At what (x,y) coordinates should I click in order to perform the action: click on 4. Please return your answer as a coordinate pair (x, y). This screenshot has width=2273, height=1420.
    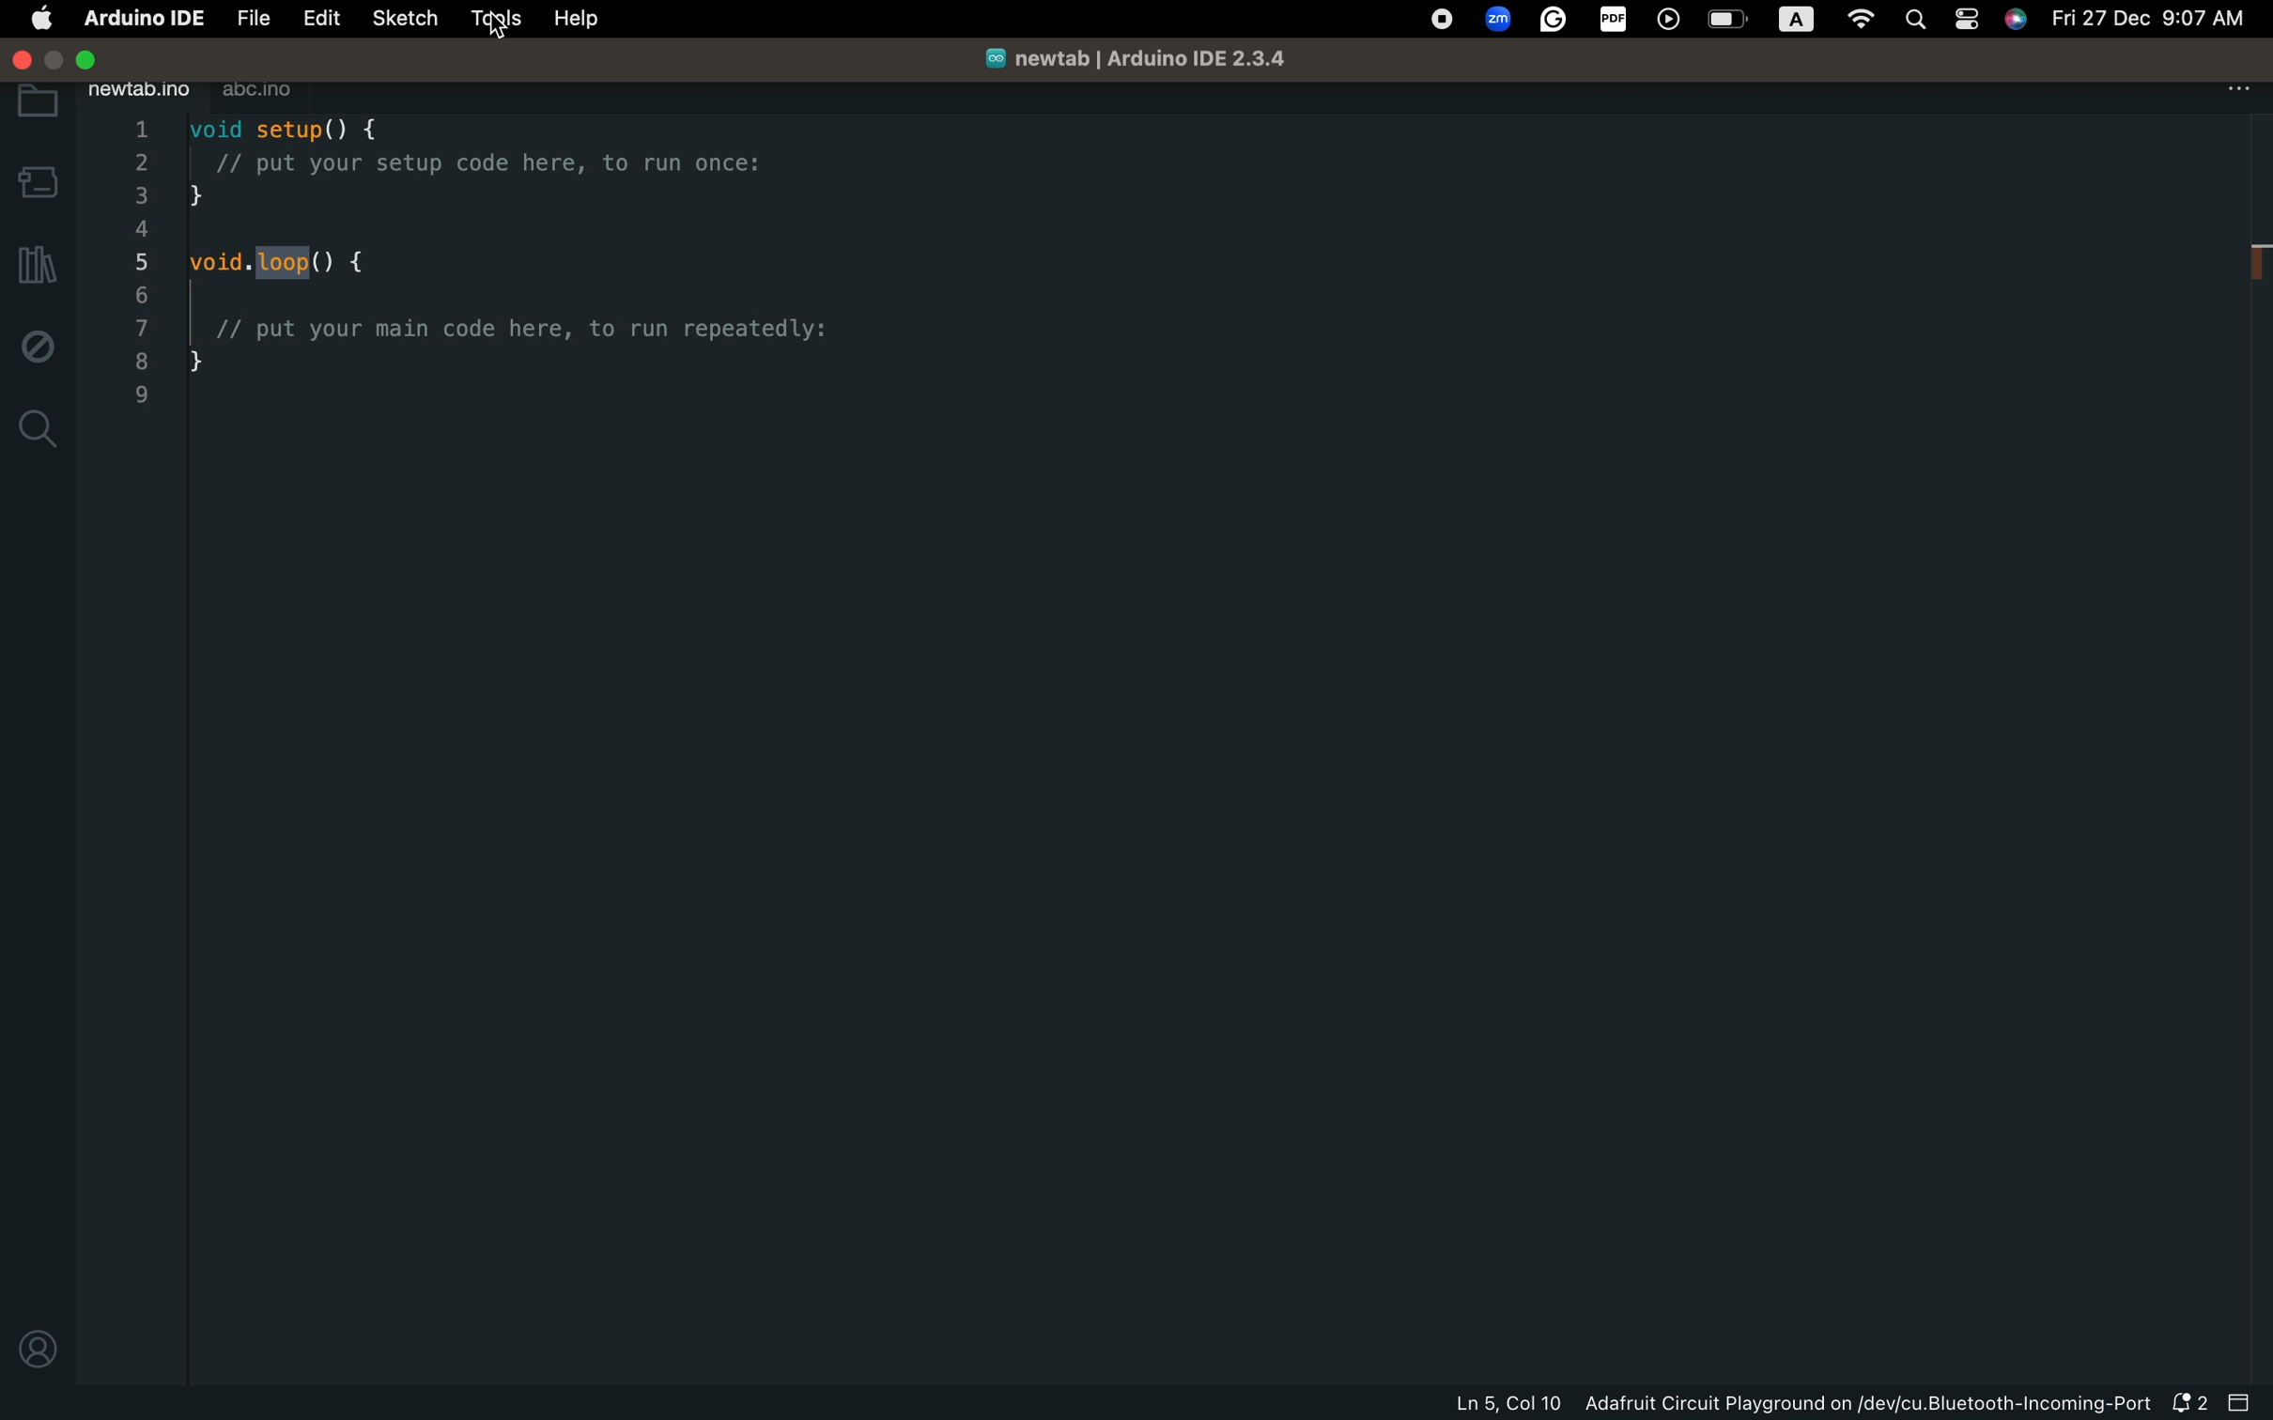
    Looking at the image, I should click on (140, 227).